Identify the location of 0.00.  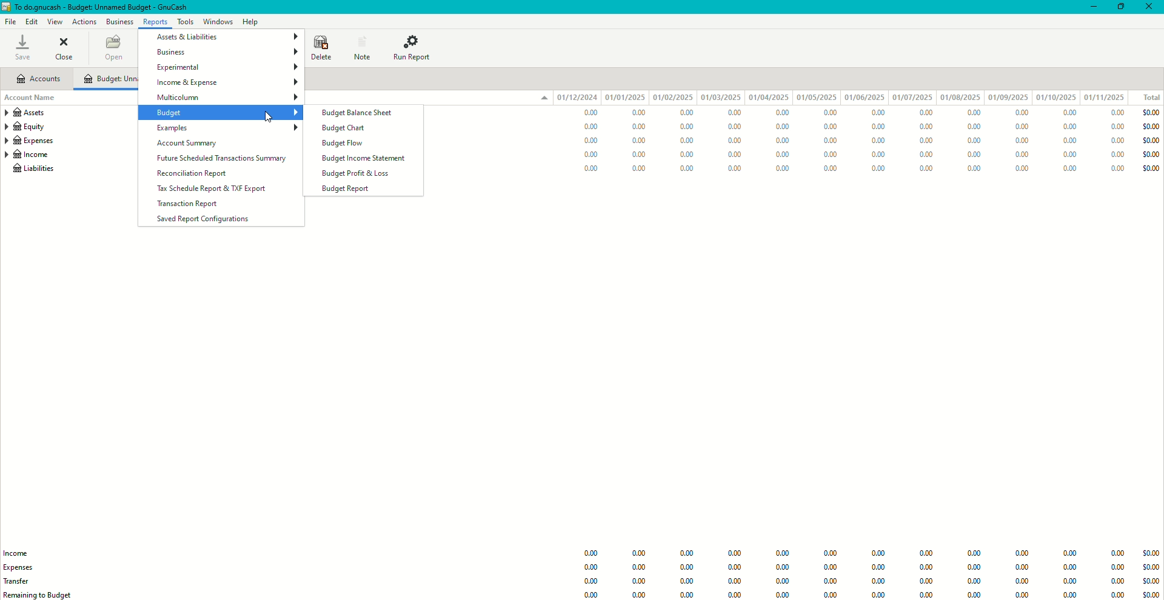
(640, 139).